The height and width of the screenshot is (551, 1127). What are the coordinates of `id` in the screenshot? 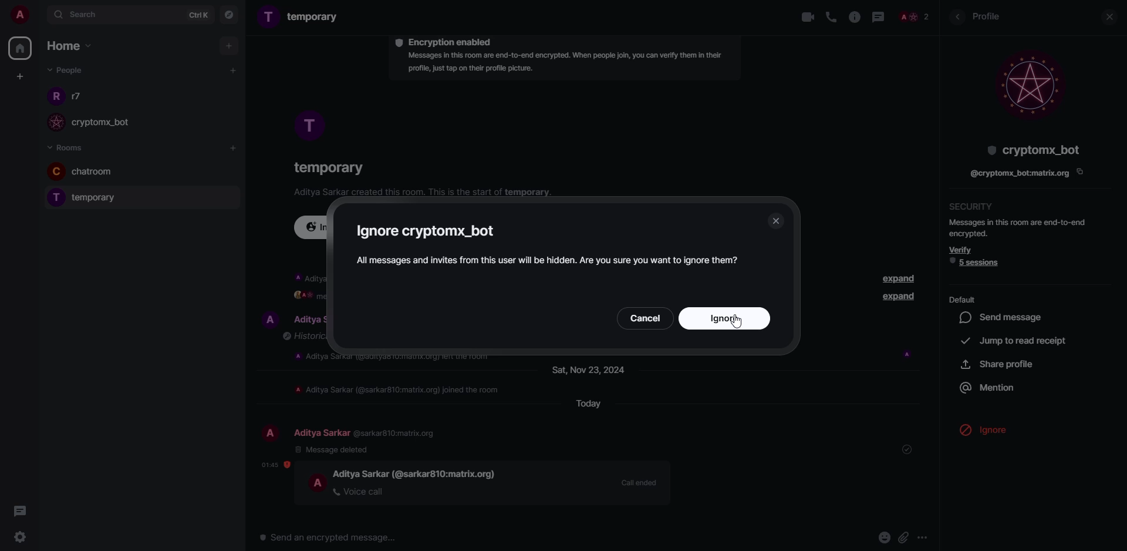 It's located at (1018, 174).